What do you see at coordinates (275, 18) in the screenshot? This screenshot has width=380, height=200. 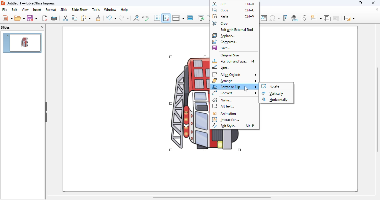 I see `insert special characters` at bounding box center [275, 18].